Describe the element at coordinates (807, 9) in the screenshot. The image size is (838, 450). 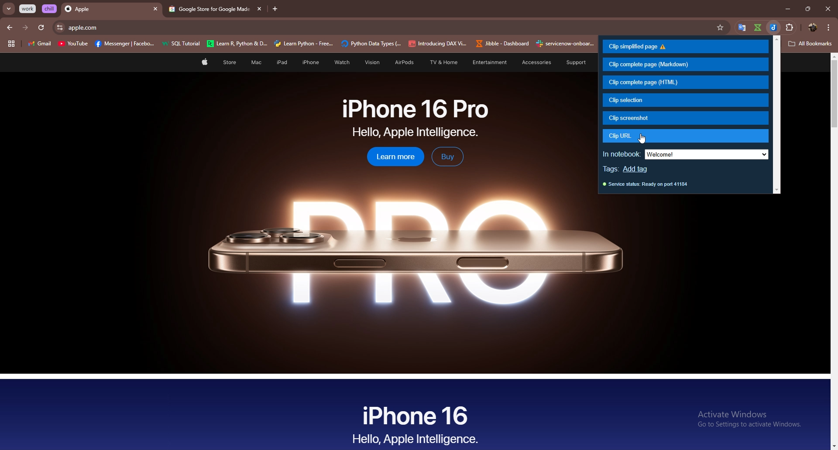
I see `resize` at that location.